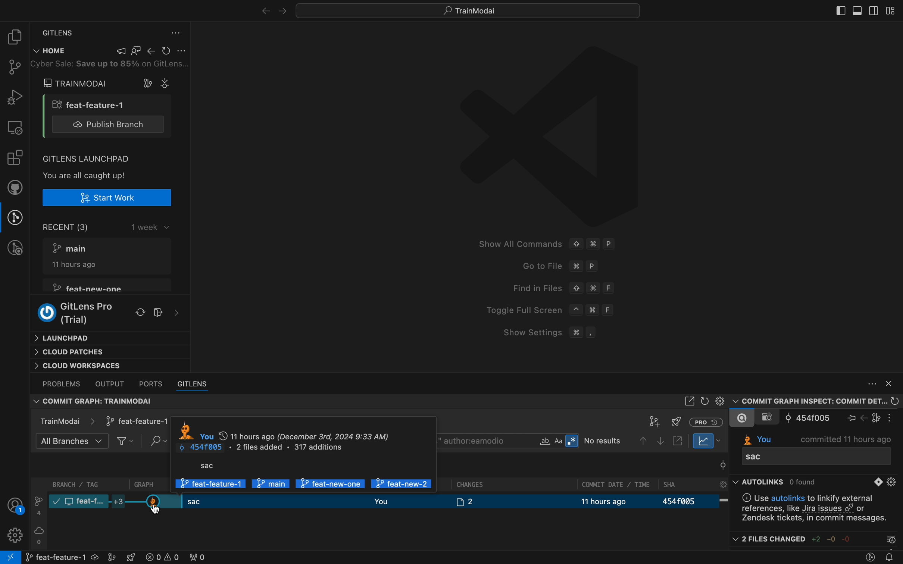 The width and height of the screenshot is (903, 564). What do you see at coordinates (38, 506) in the screenshot?
I see `number of branches` at bounding box center [38, 506].